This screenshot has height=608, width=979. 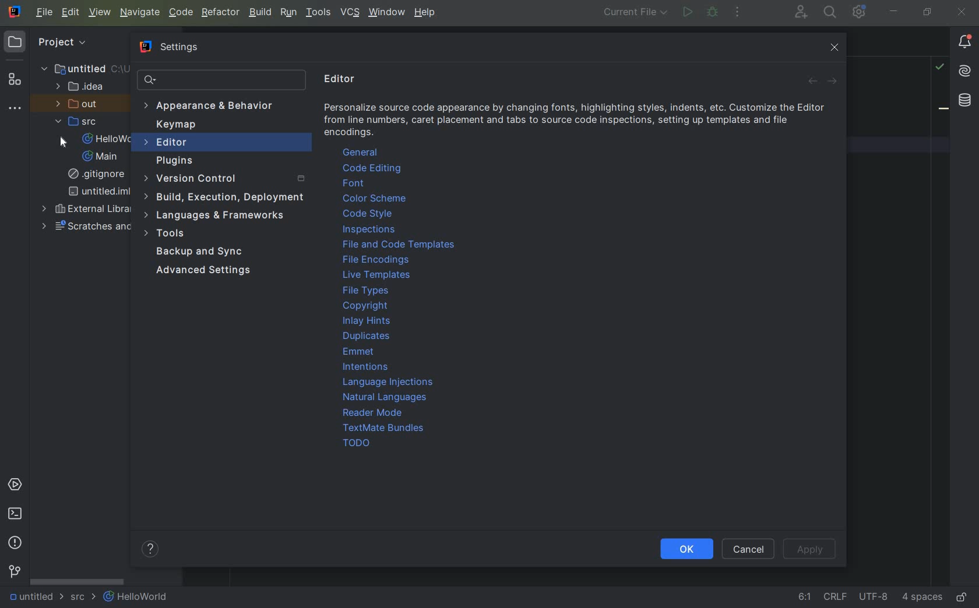 I want to click on bookmark, so click(x=943, y=111).